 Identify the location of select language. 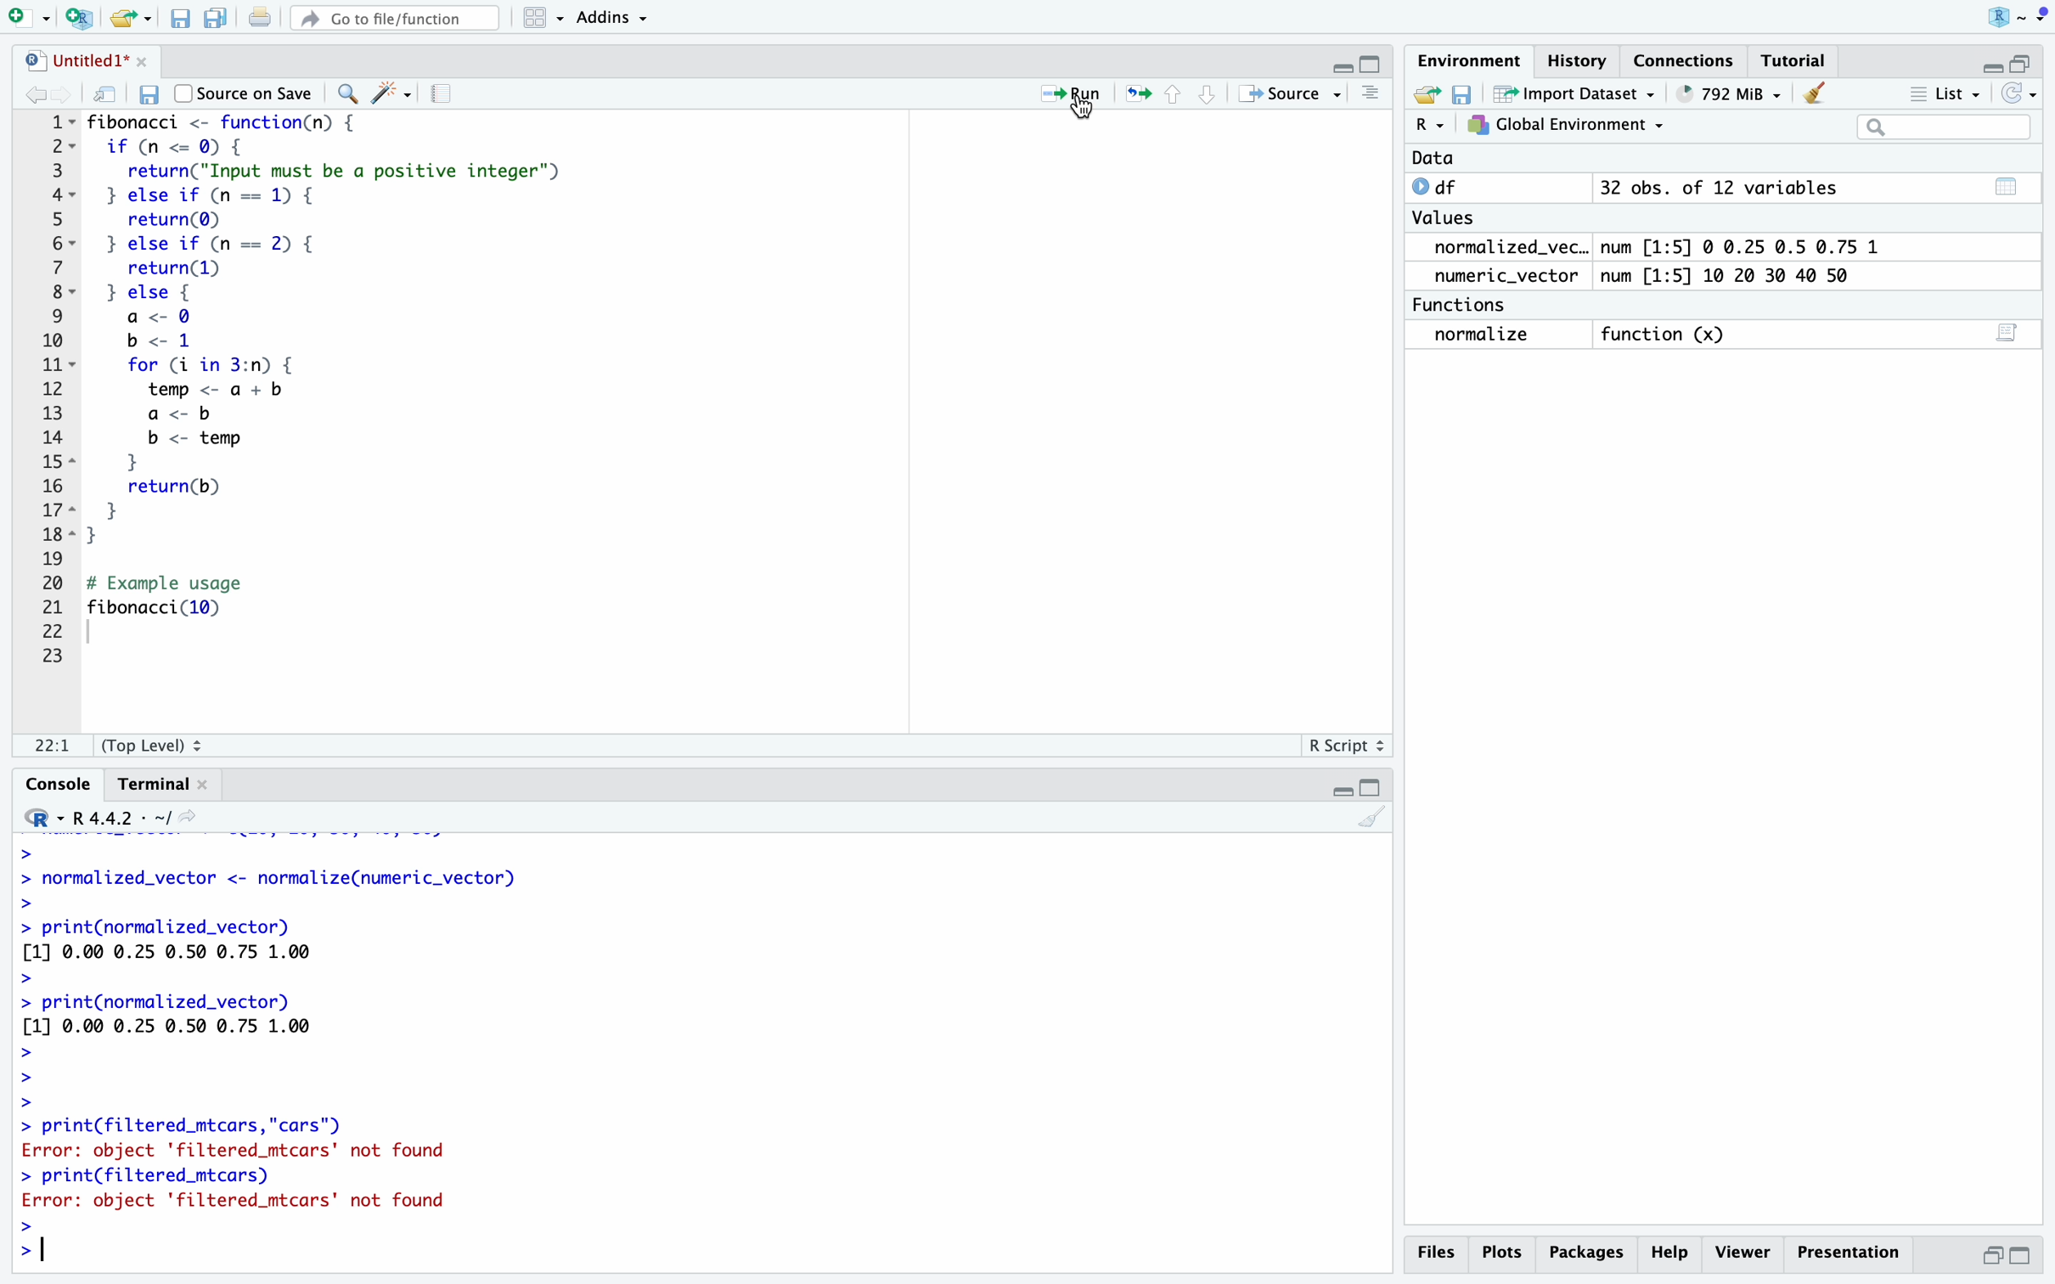
(33, 821).